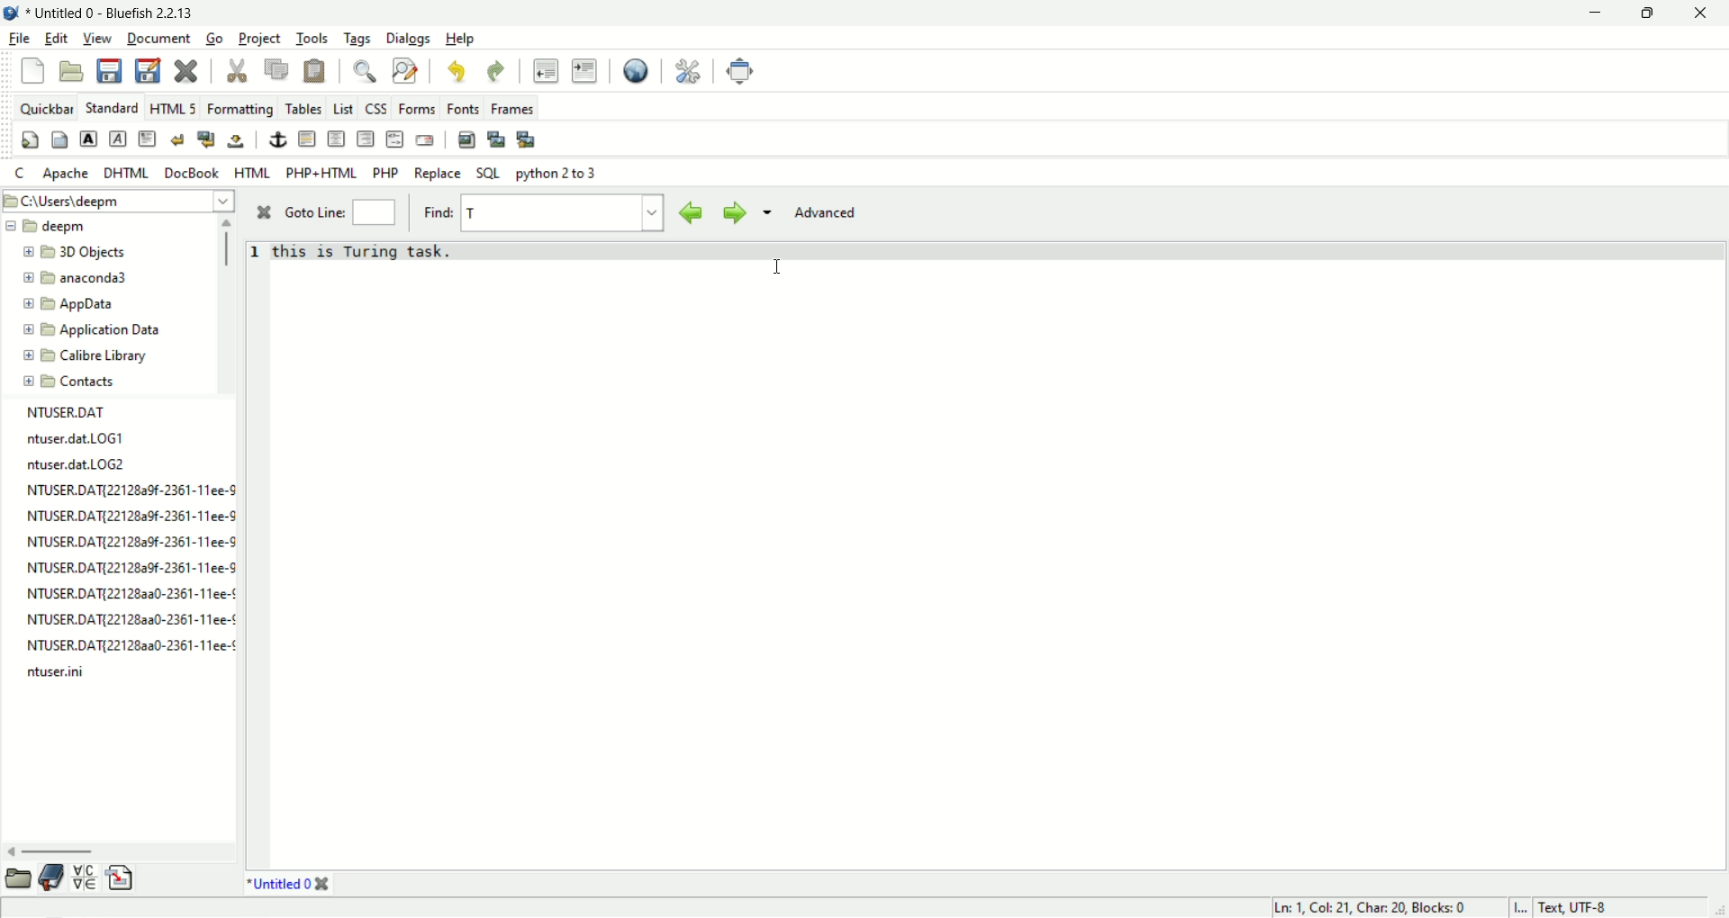  I want to click on pragraph, so click(148, 139).